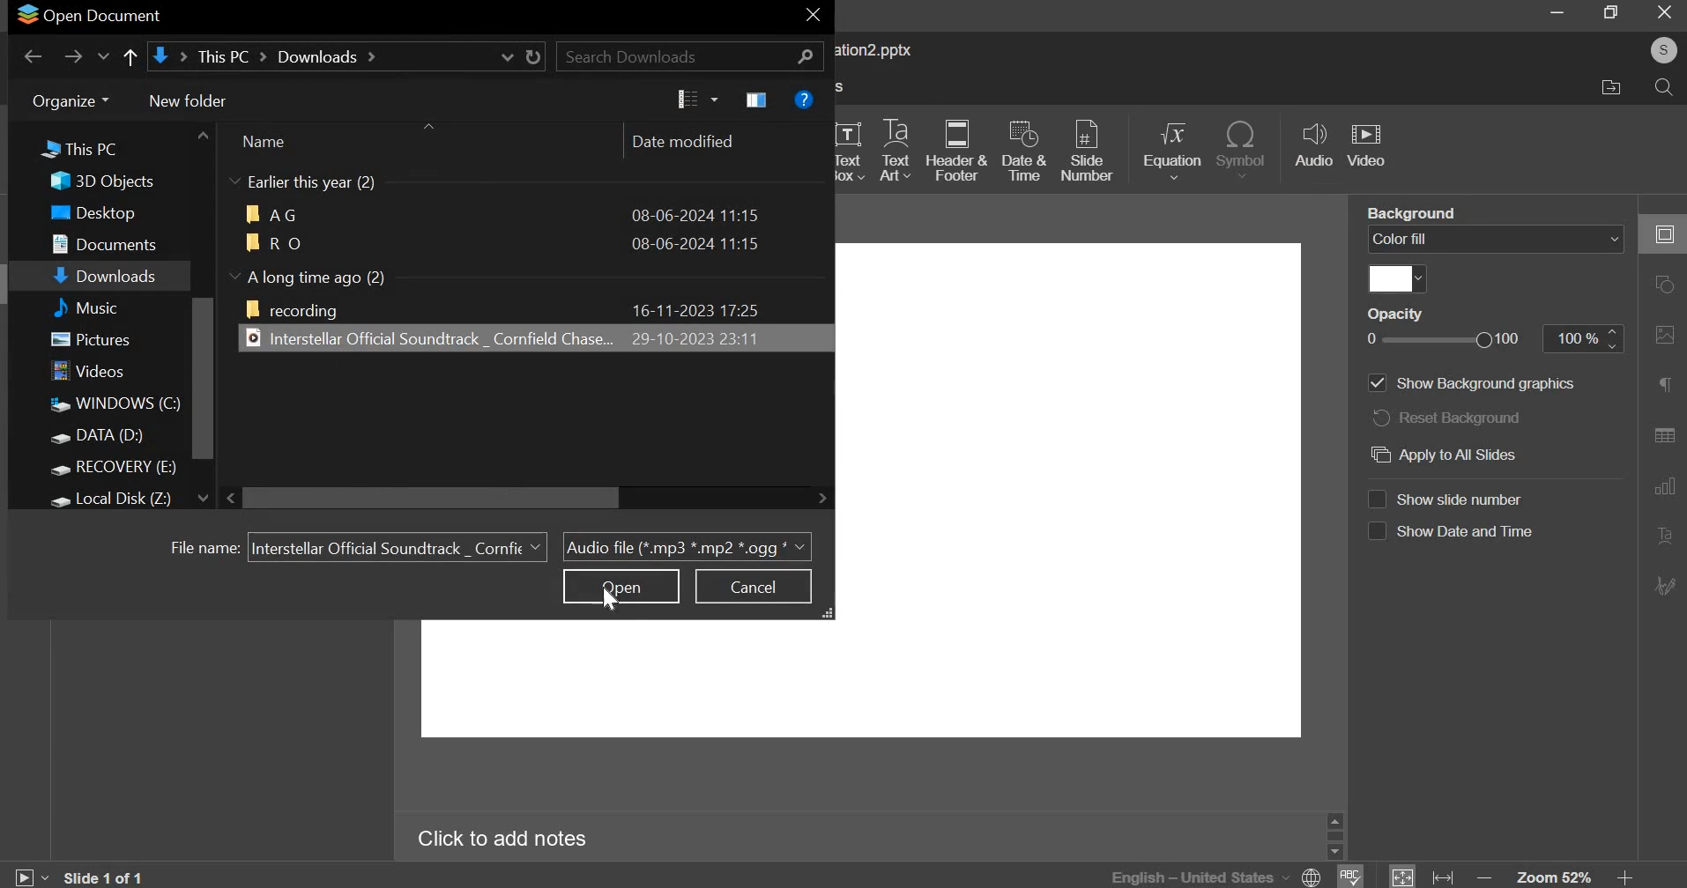 The width and height of the screenshot is (1687, 888). Describe the element at coordinates (1483, 877) in the screenshot. I see `decrease zoom` at that location.